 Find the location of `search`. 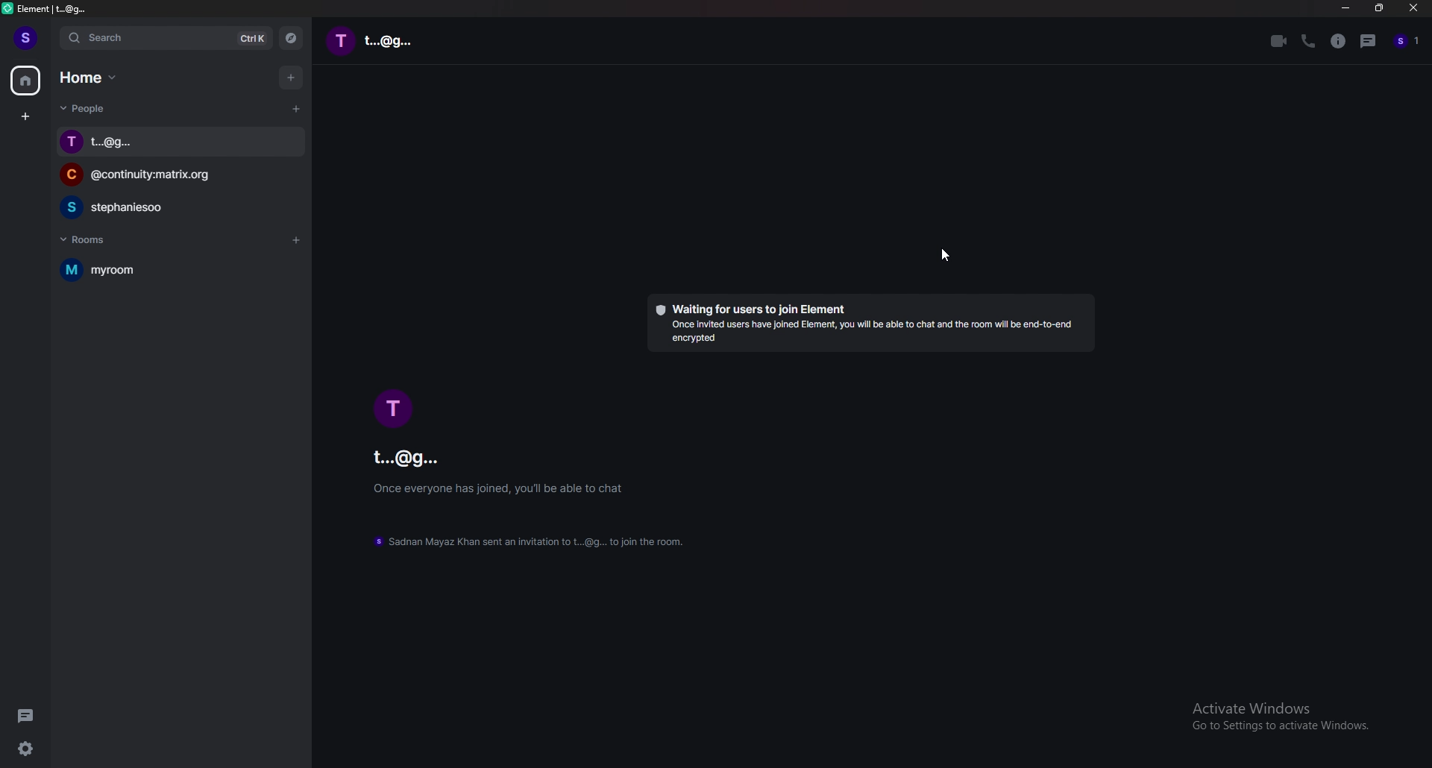

search is located at coordinates (168, 39).